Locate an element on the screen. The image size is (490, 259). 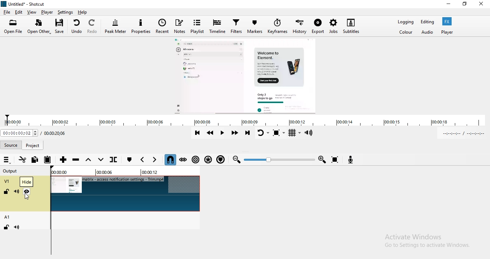
minimise is located at coordinates (448, 5).